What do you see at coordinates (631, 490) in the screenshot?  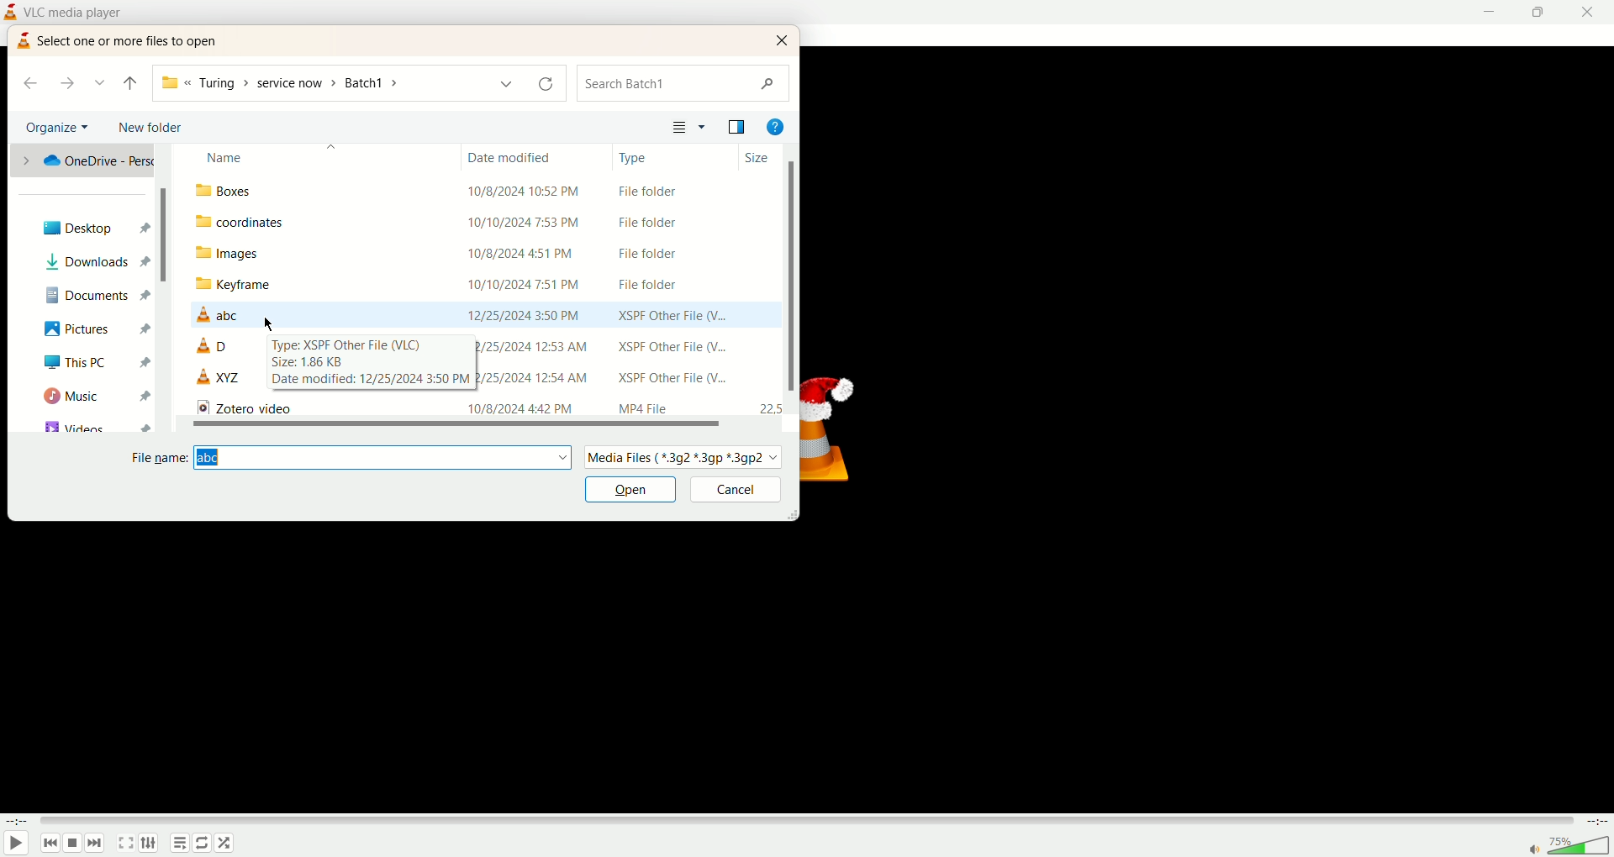 I see `open` at bounding box center [631, 490].